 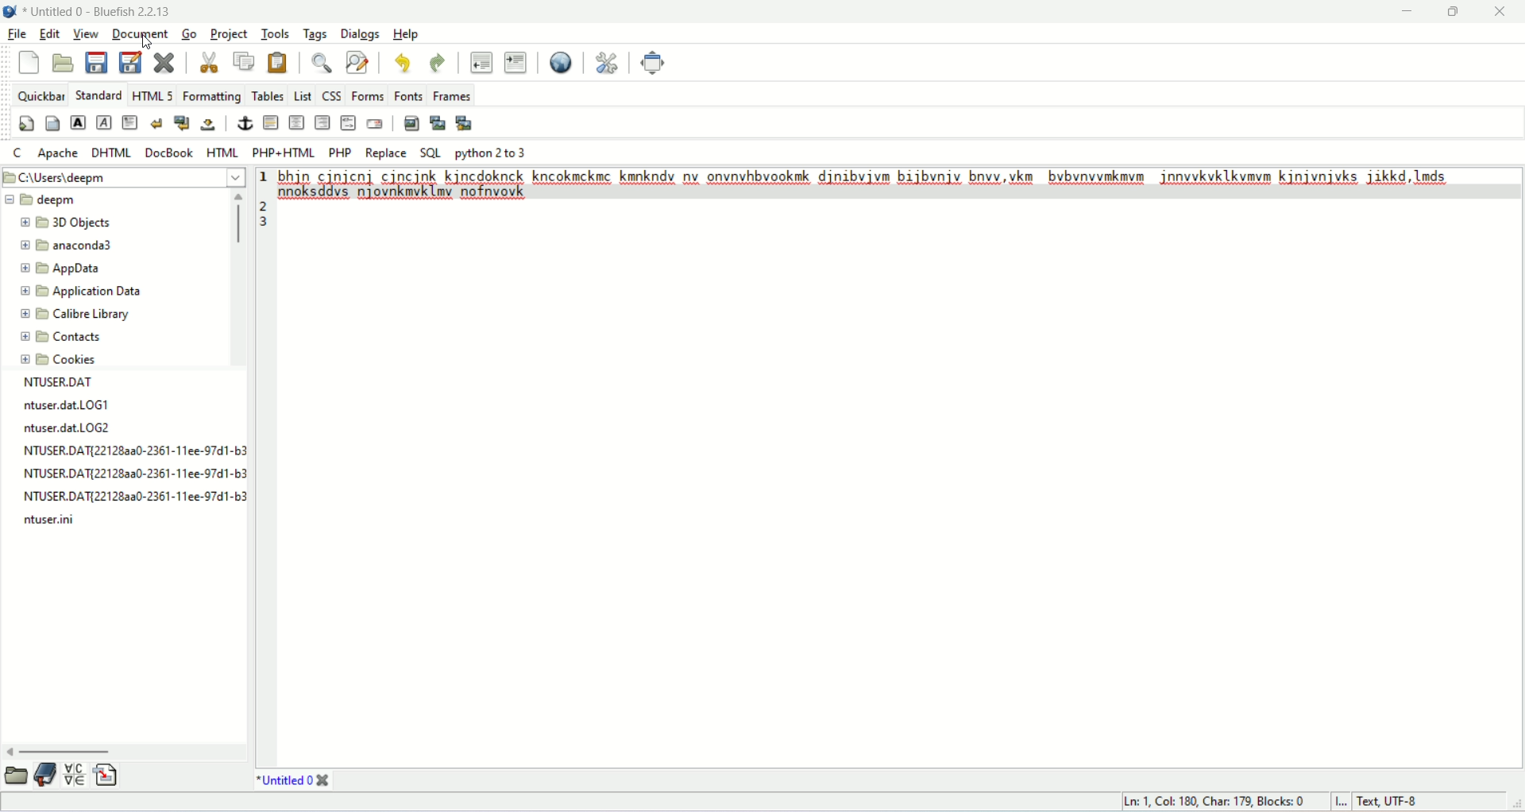 What do you see at coordinates (130, 61) in the screenshot?
I see `save file as` at bounding box center [130, 61].